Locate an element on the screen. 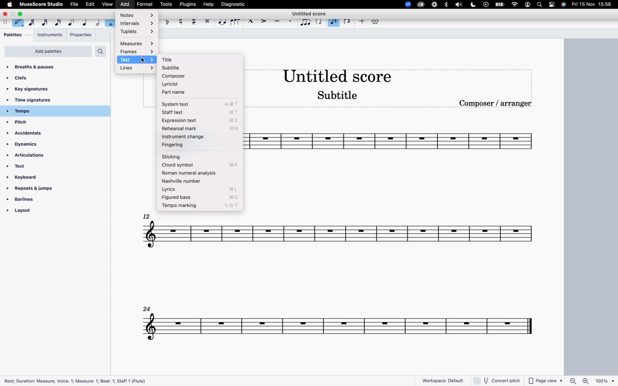 This screenshot has width=618, height=386. text is located at coordinates (138, 60).